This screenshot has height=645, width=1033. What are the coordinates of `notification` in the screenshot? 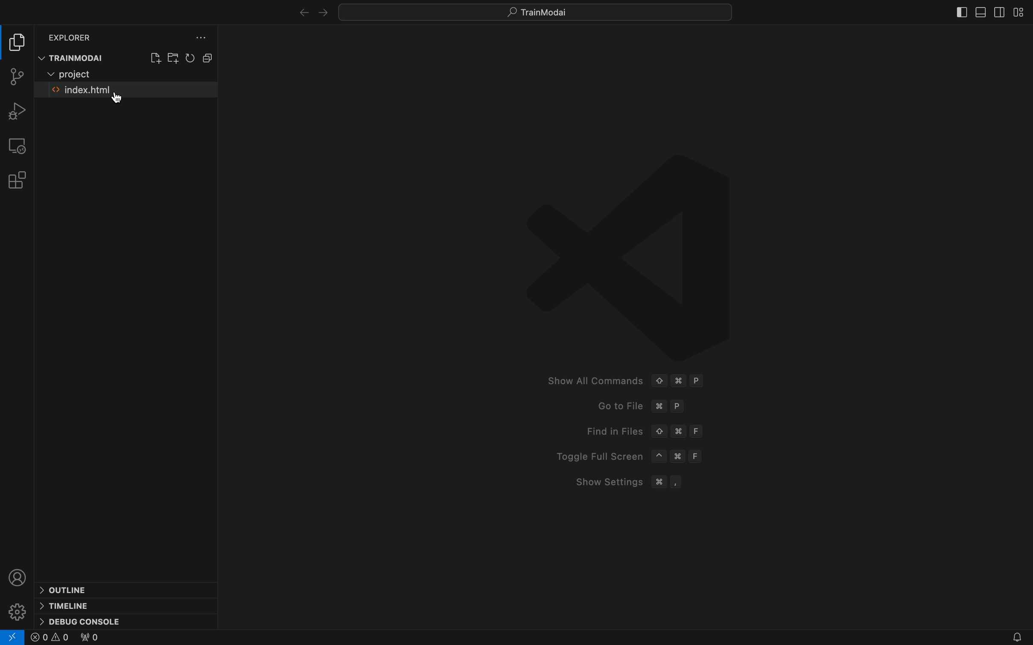 It's located at (1013, 638).